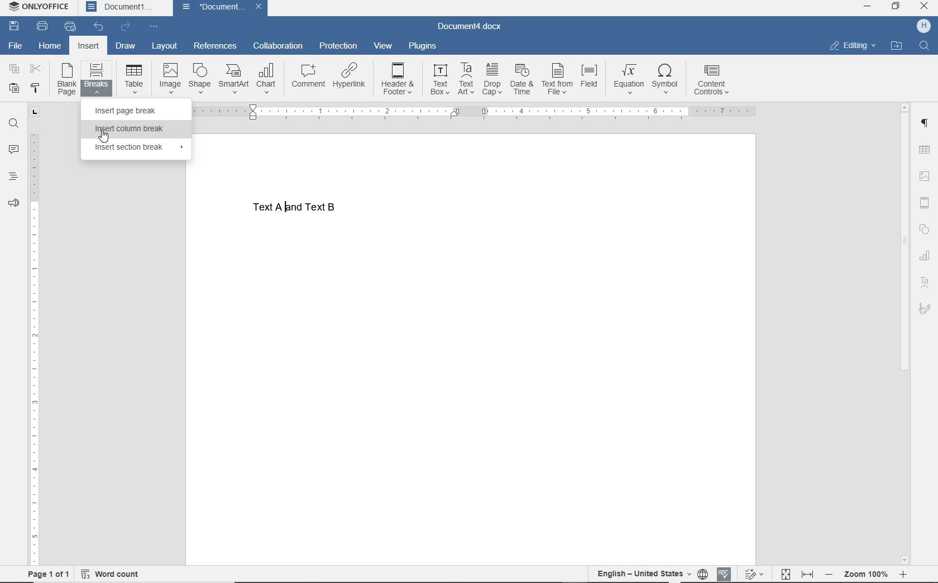 Image resolution: width=938 pixels, height=583 pixels. Describe the element at coordinates (493, 80) in the screenshot. I see `DROP CAP` at that location.